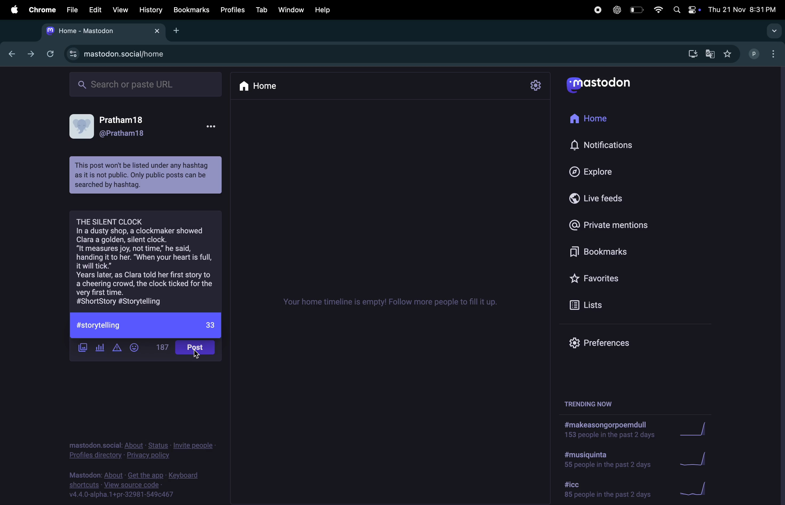 This screenshot has height=505, width=785. What do you see at coordinates (685, 10) in the screenshot?
I see `apple widgets` at bounding box center [685, 10].